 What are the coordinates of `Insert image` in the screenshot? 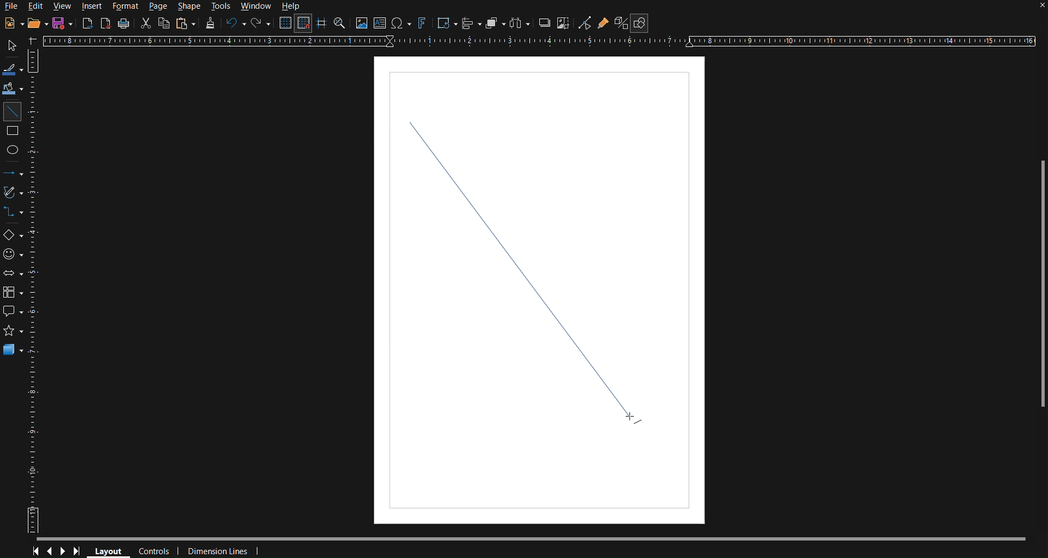 It's located at (361, 23).